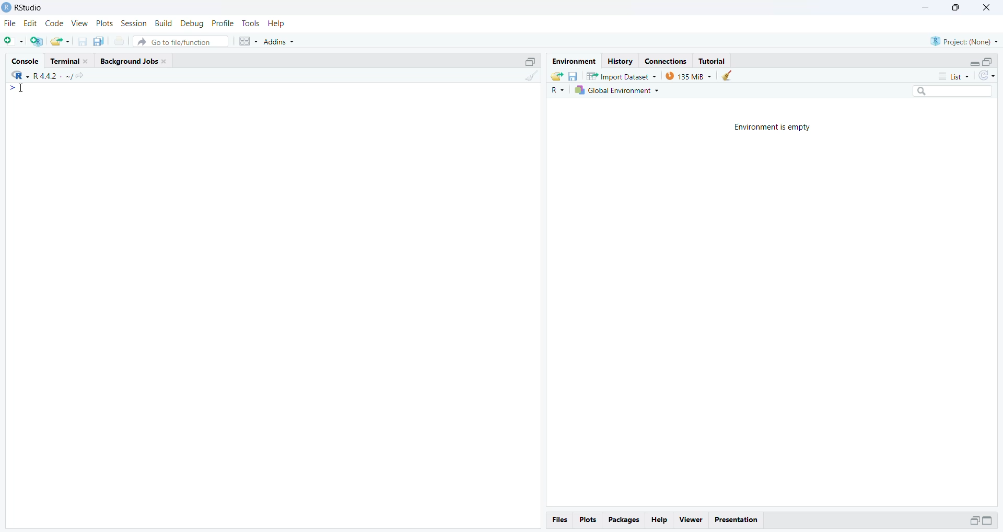 The height and width of the screenshot is (532, 1003). I want to click on Plots, so click(104, 24).